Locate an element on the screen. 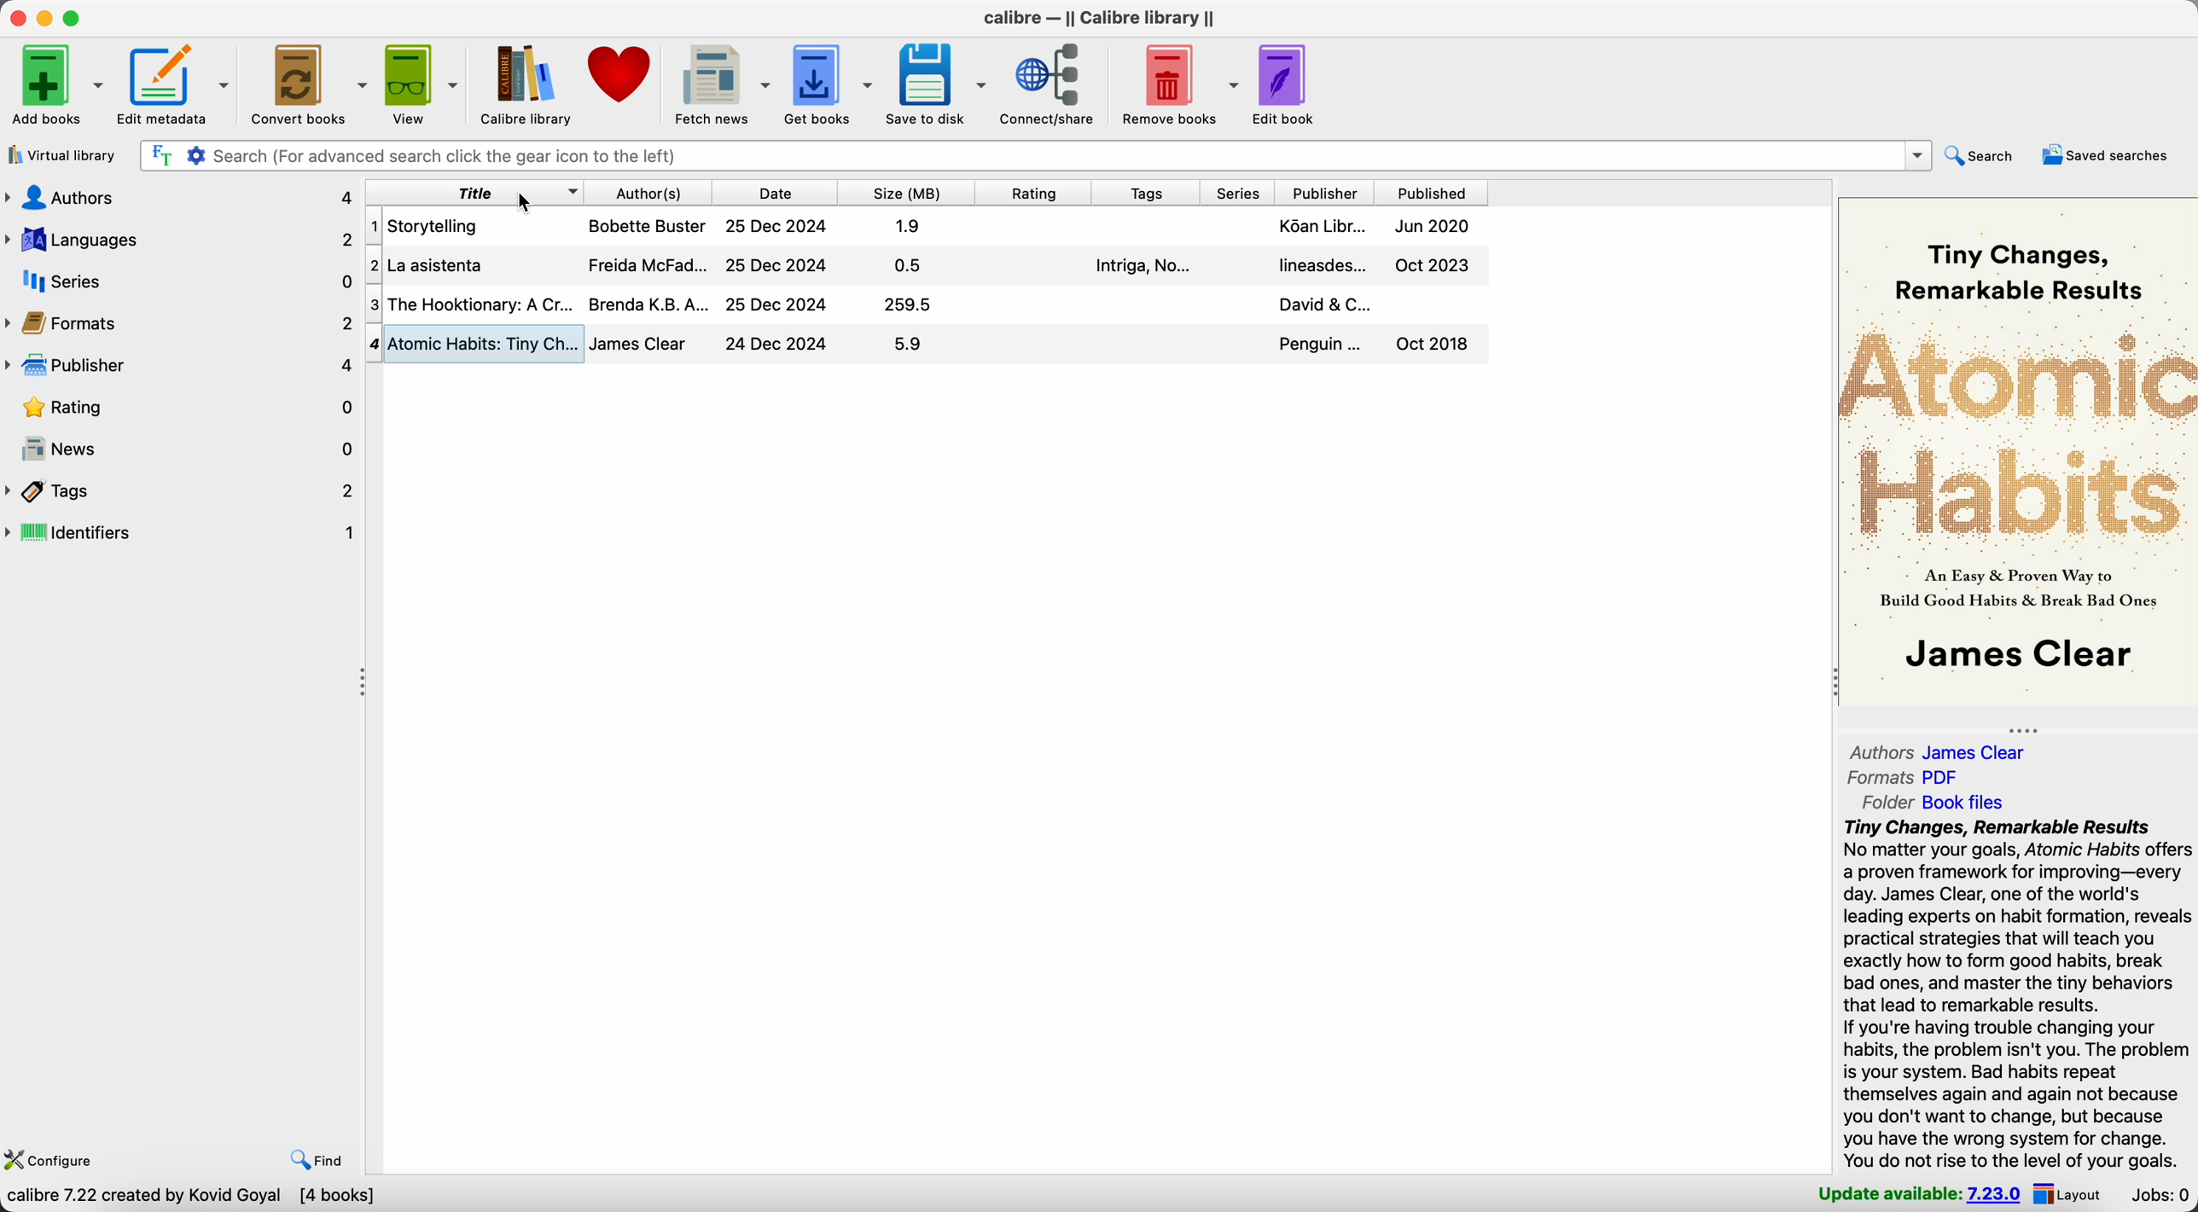  configure is located at coordinates (55, 1157).